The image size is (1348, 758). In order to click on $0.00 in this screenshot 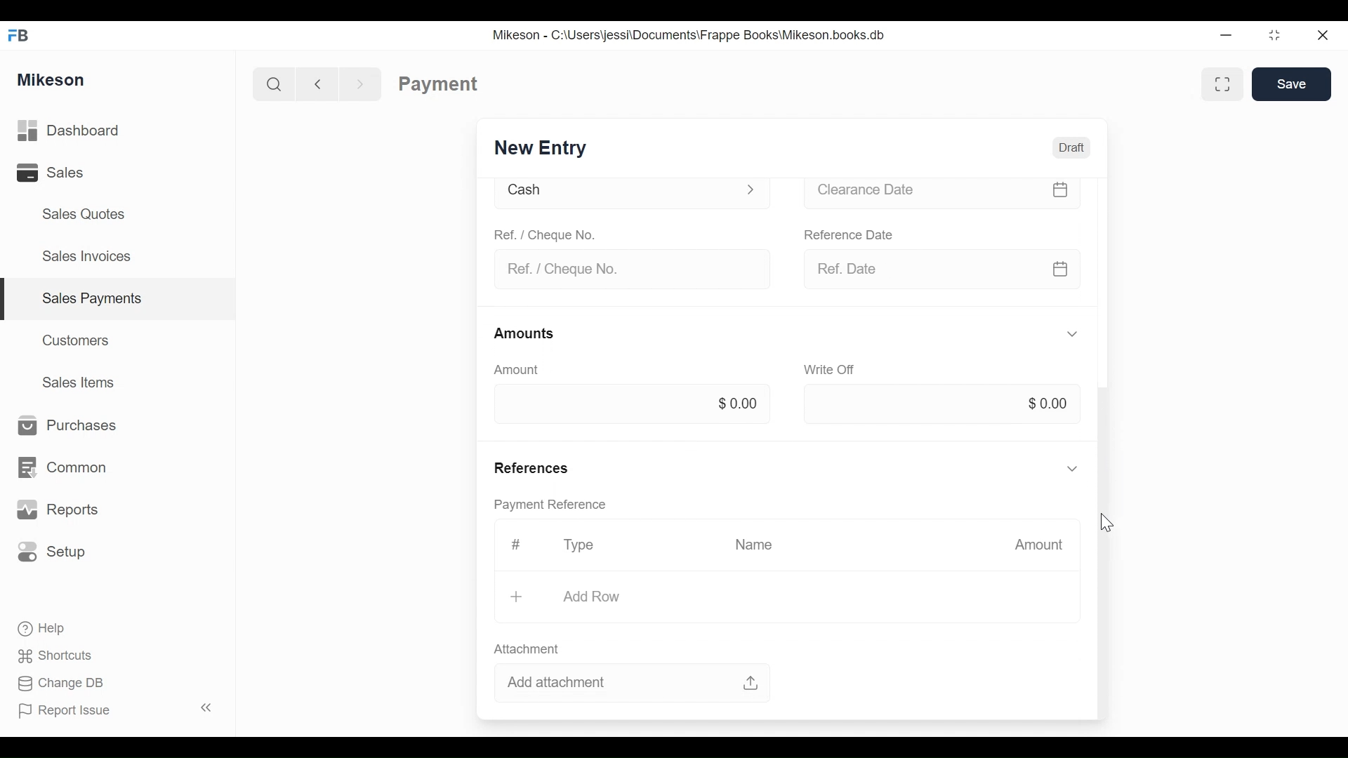, I will do `click(739, 406)`.